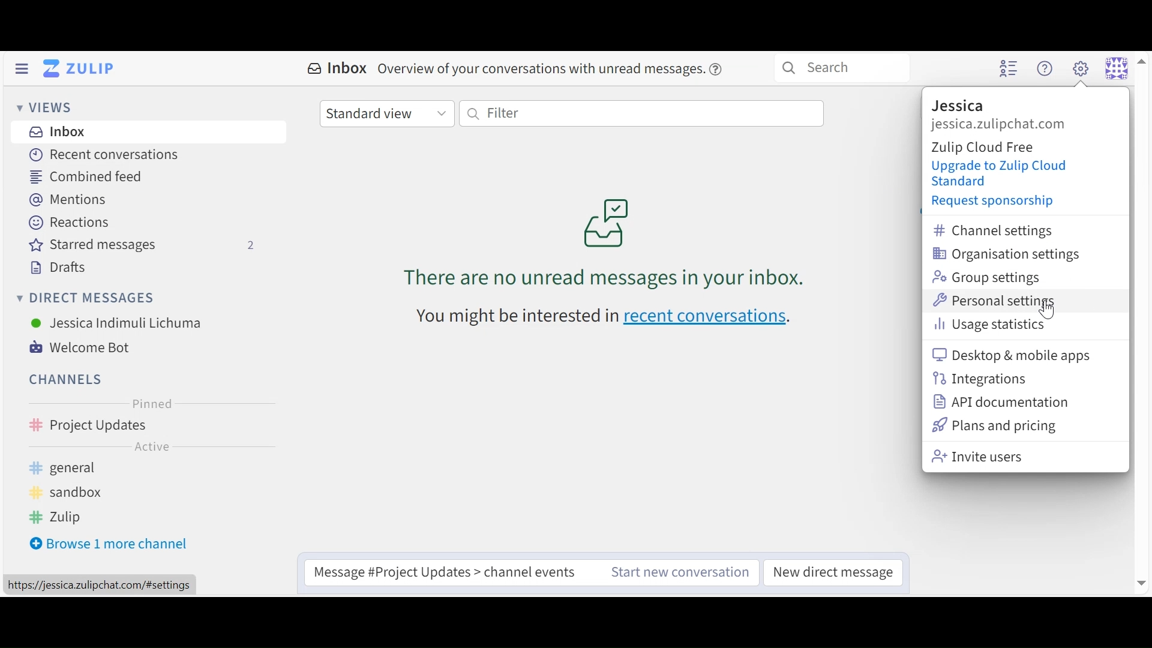  I want to click on User, so click(118, 323).